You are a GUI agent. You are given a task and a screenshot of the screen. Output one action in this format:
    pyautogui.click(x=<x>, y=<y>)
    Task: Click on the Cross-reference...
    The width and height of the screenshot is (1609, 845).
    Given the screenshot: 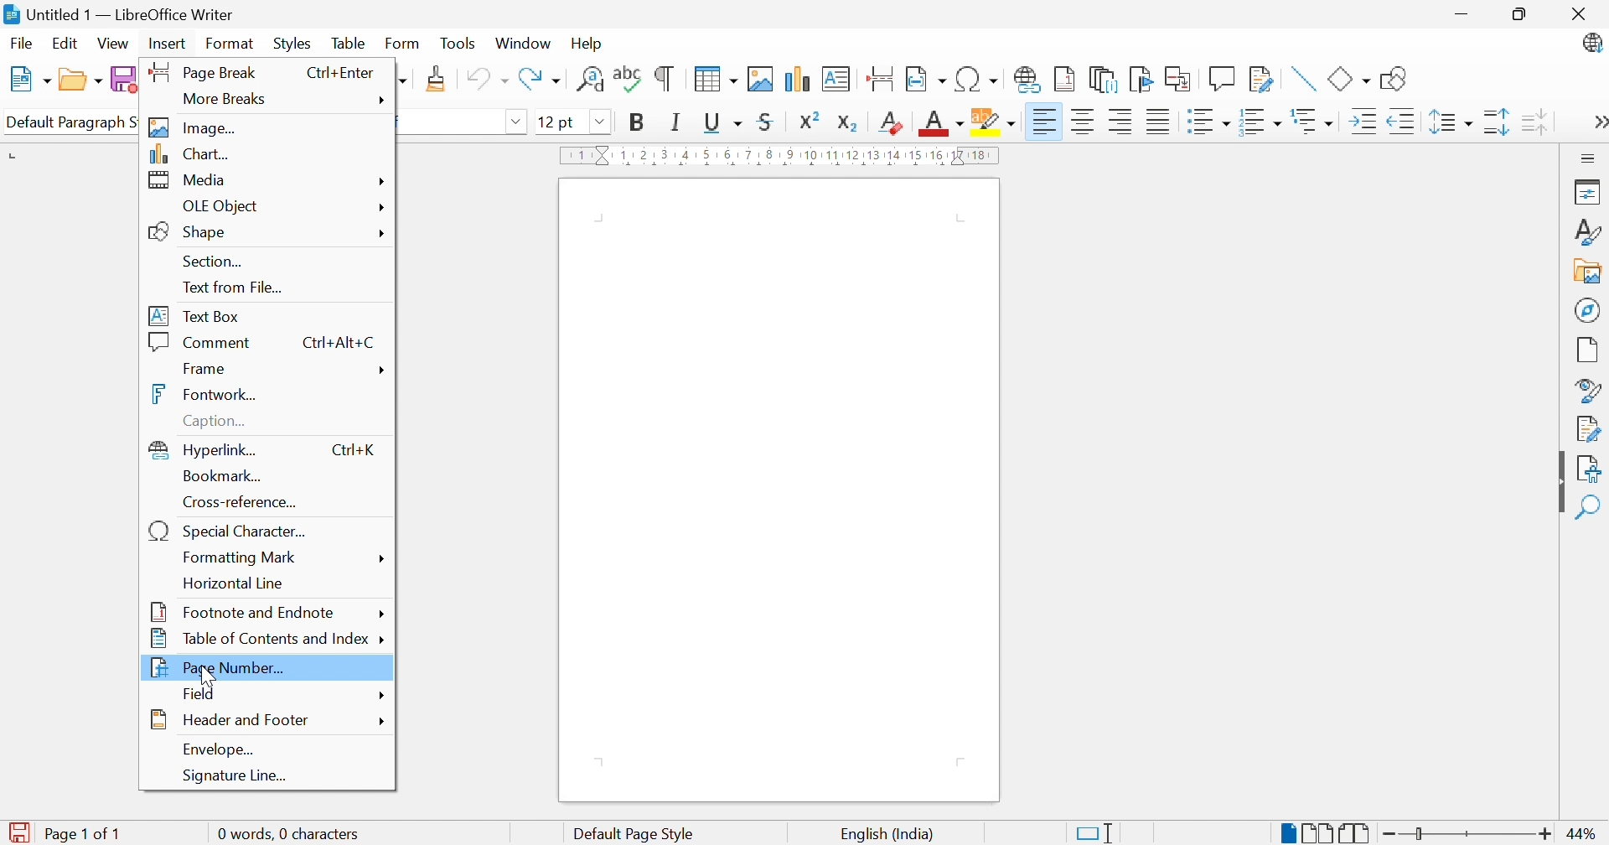 What is the action you would take?
    pyautogui.click(x=245, y=502)
    